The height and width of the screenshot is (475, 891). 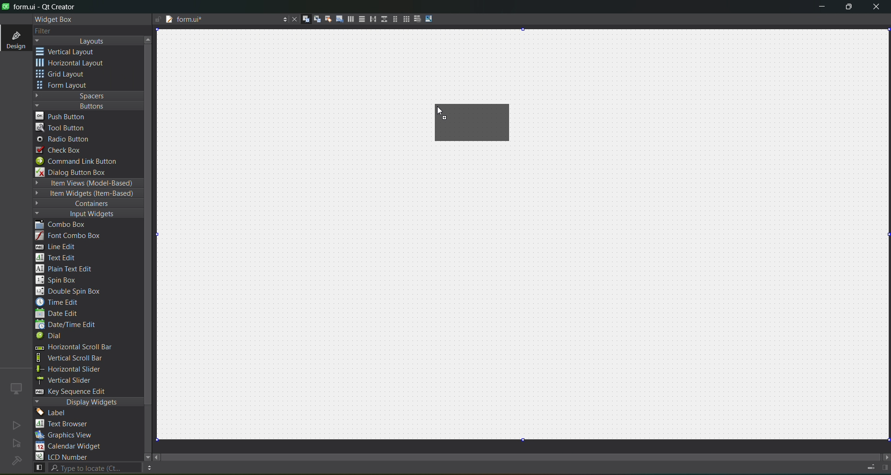 I want to click on horizontal layout, so click(x=479, y=124).